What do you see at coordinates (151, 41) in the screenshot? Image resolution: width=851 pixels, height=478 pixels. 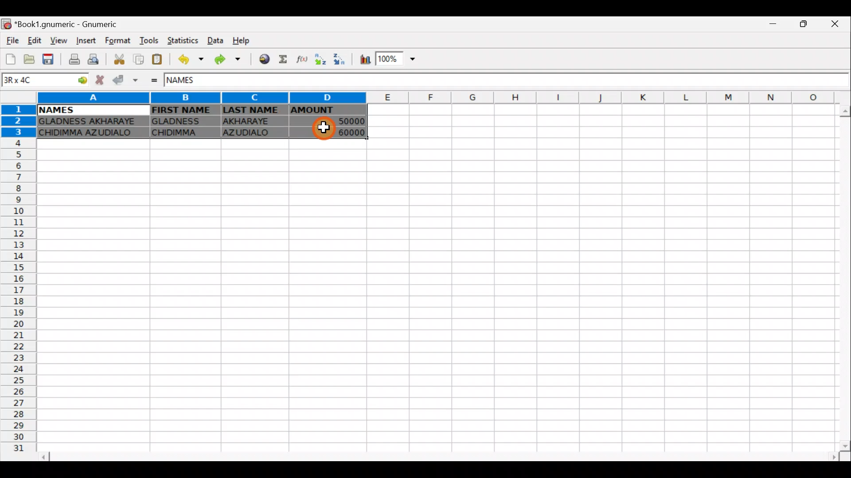 I see `Tools` at bounding box center [151, 41].